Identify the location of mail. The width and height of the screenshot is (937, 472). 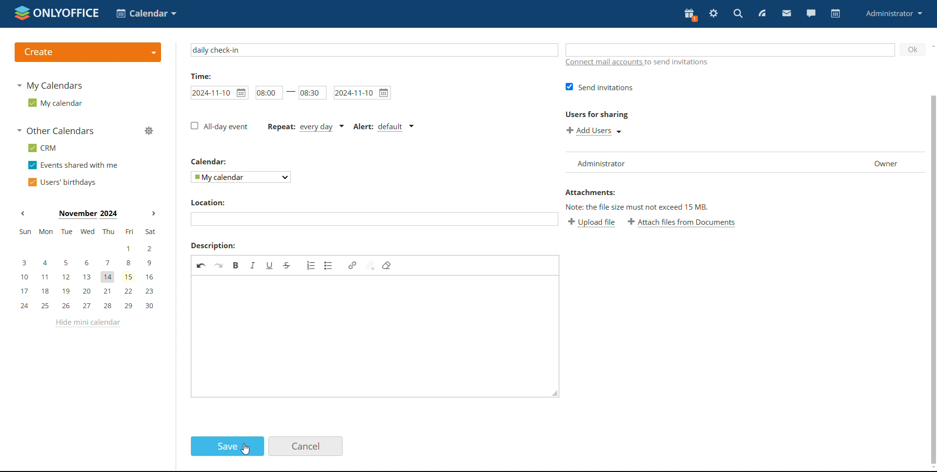
(787, 14).